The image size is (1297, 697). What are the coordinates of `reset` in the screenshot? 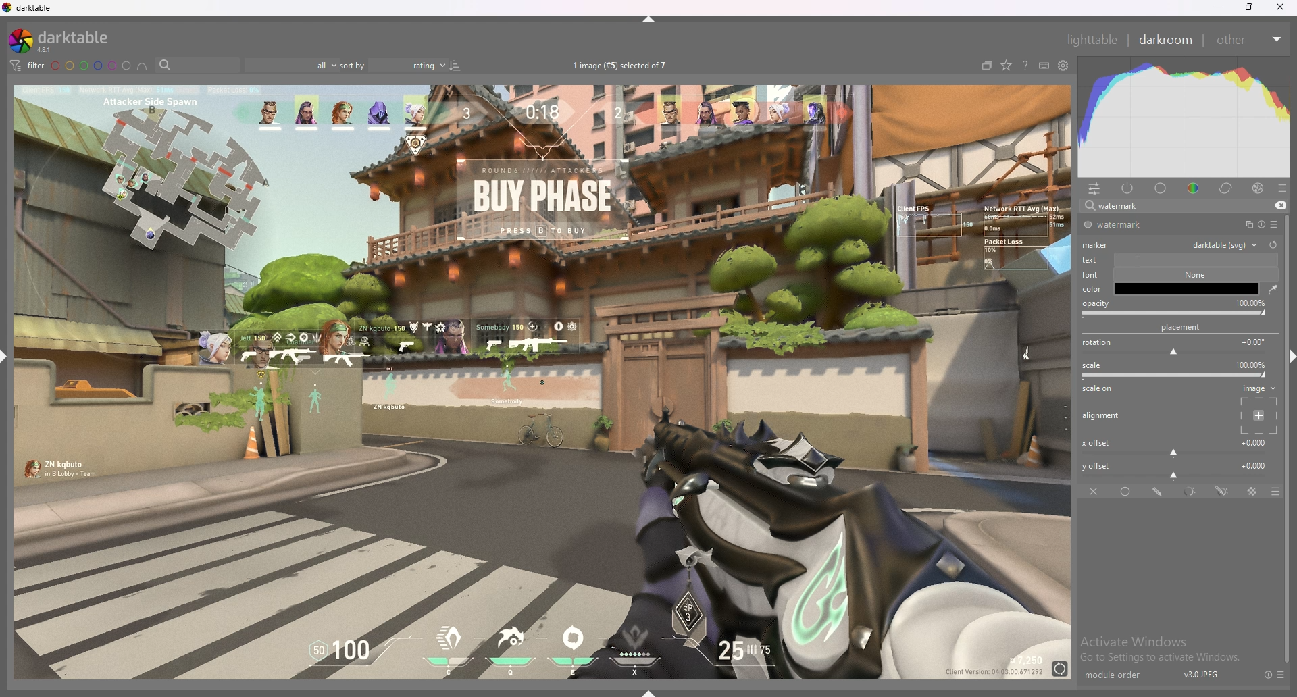 It's located at (1267, 675).